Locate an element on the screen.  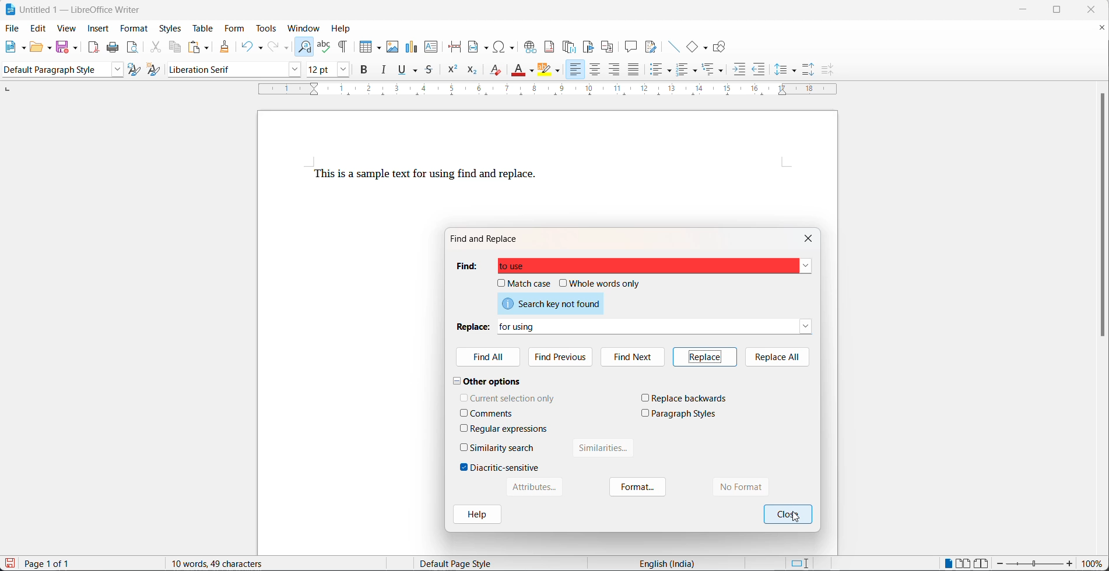
select outline formatting is located at coordinates (717, 69).